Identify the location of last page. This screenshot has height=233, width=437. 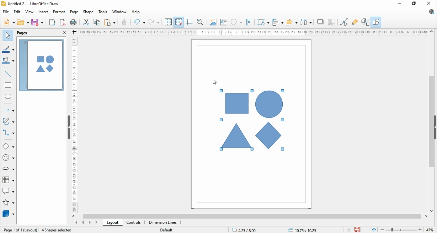
(97, 222).